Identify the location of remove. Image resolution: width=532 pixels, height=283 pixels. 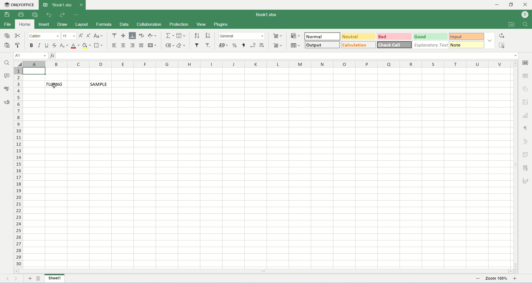
(209, 45).